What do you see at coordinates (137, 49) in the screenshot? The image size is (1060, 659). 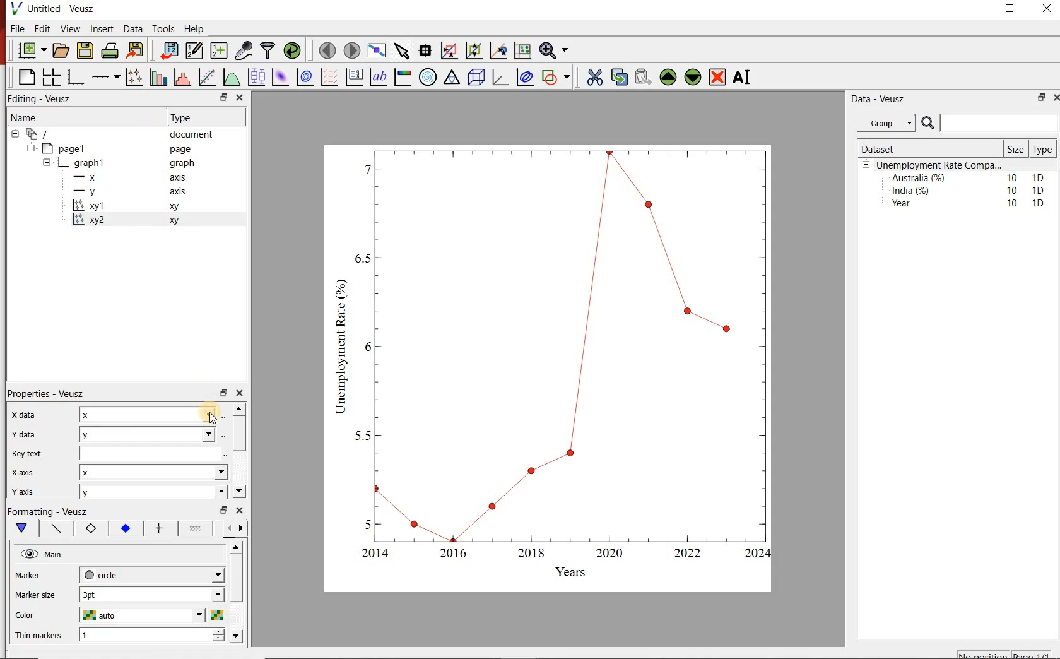 I see `export document` at bounding box center [137, 49].